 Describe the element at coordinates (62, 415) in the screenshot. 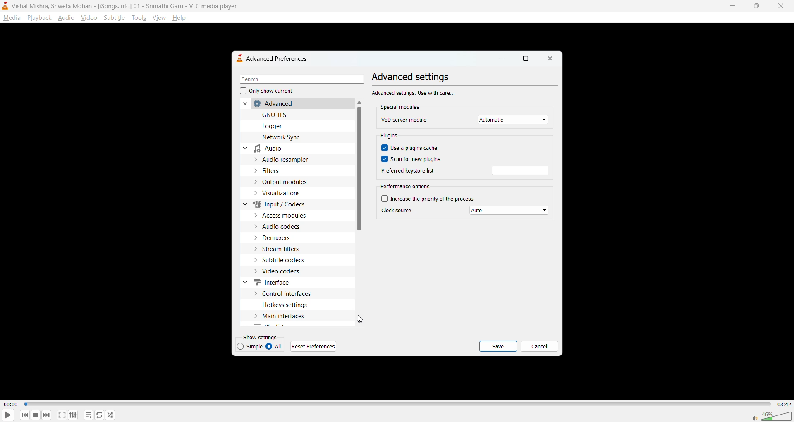

I see `fullscreen` at that location.